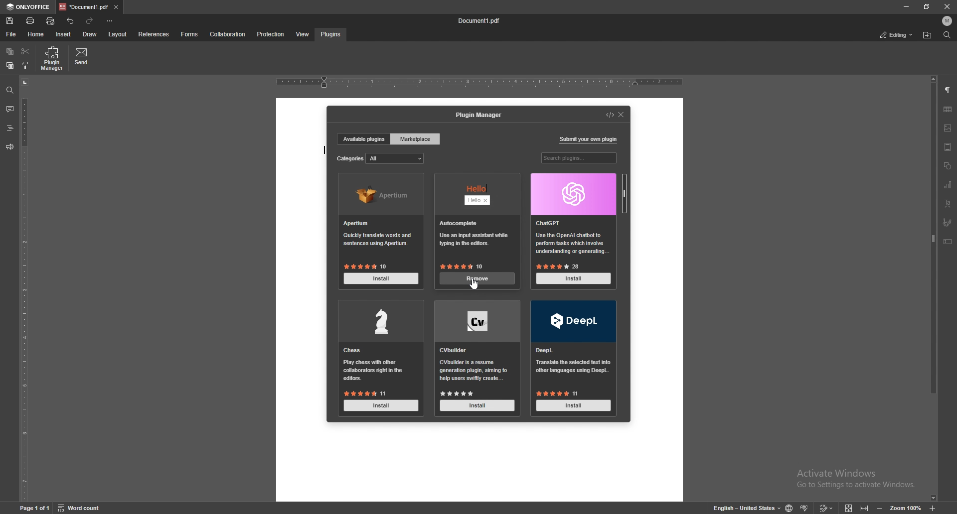  I want to click on copy style, so click(26, 65).